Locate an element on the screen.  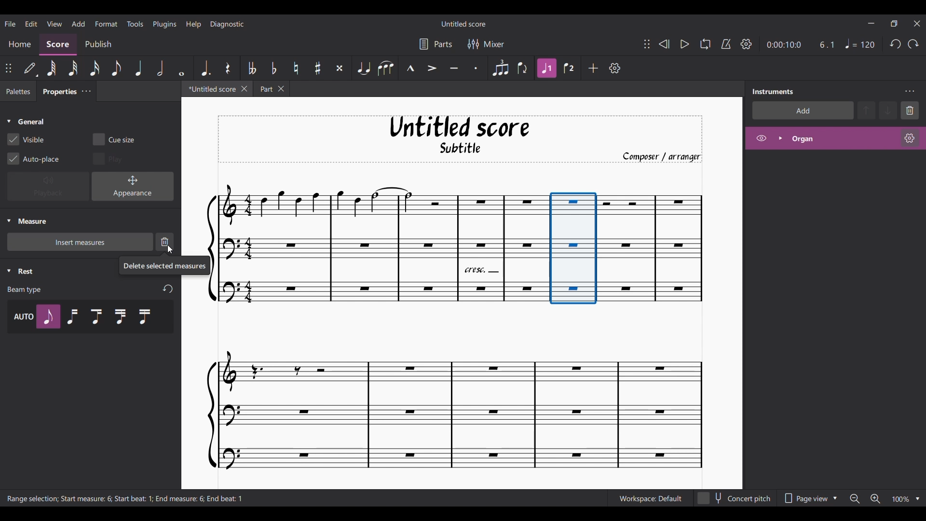
Customize toolbar is located at coordinates (615, 68).